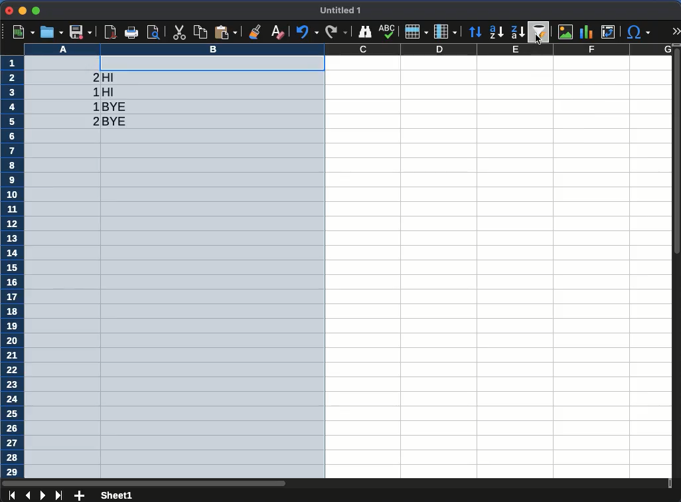 The width and height of the screenshot is (681, 502). Describe the element at coordinates (9, 11) in the screenshot. I see `close` at that location.